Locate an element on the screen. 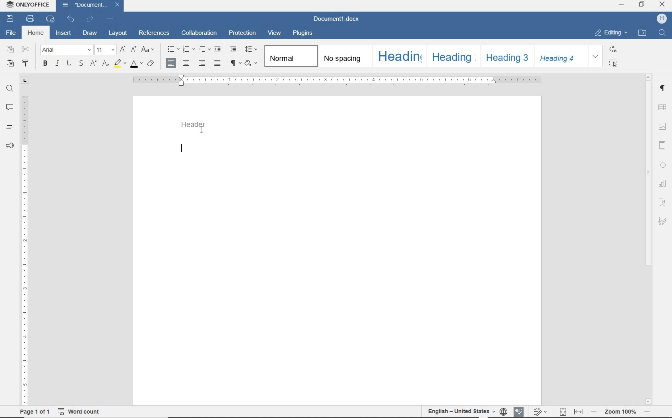  close is located at coordinates (118, 4).